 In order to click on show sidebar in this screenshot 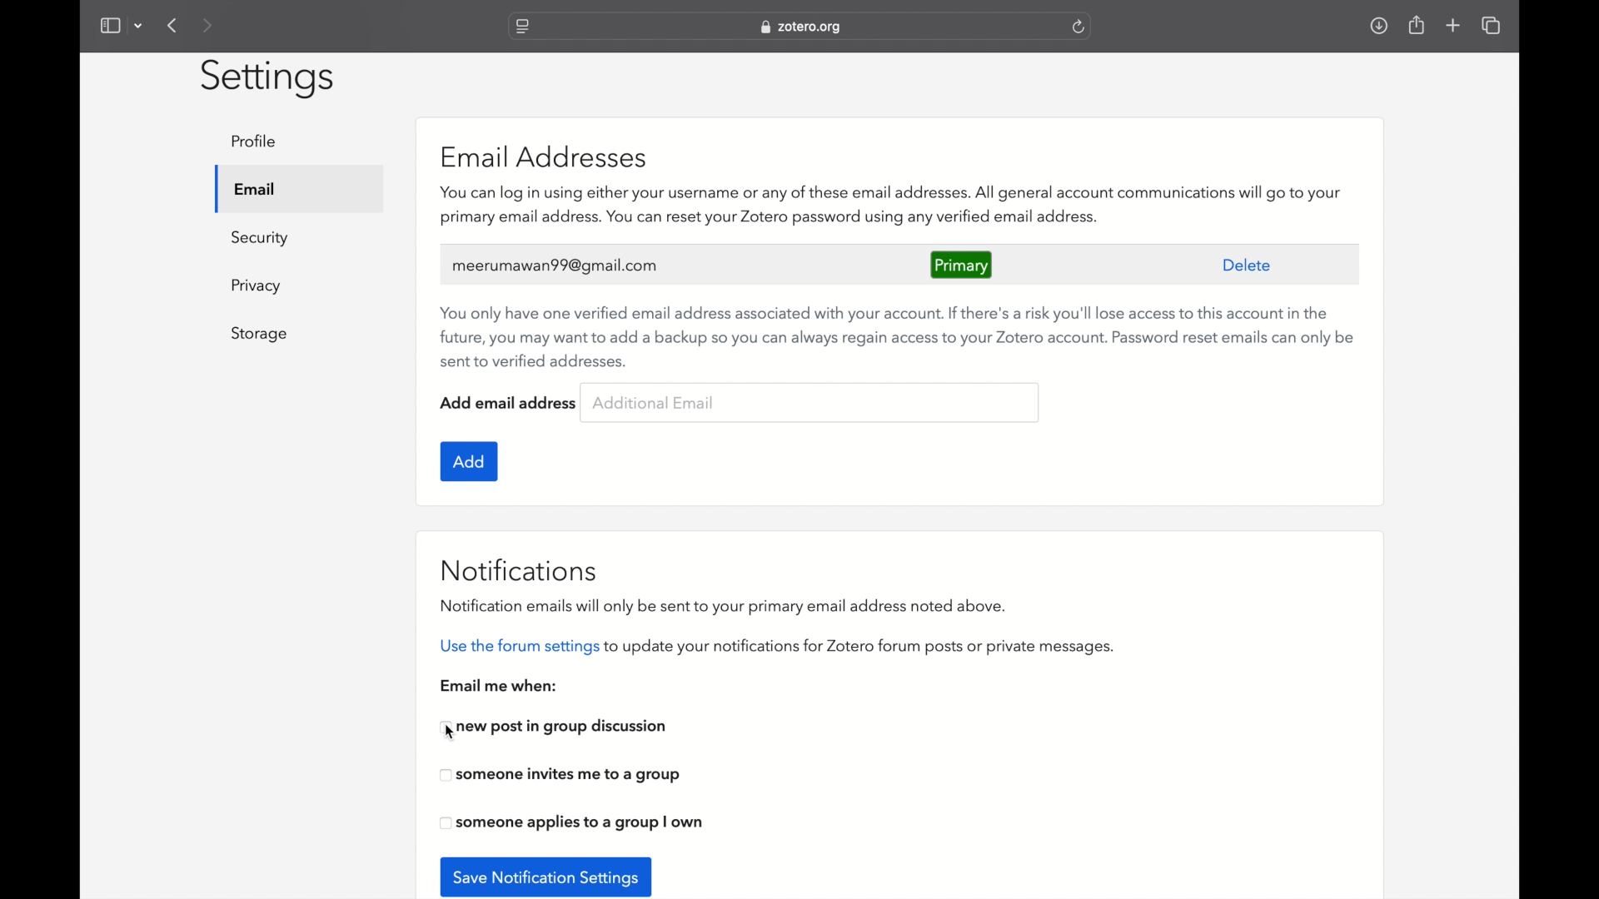, I will do `click(109, 25)`.